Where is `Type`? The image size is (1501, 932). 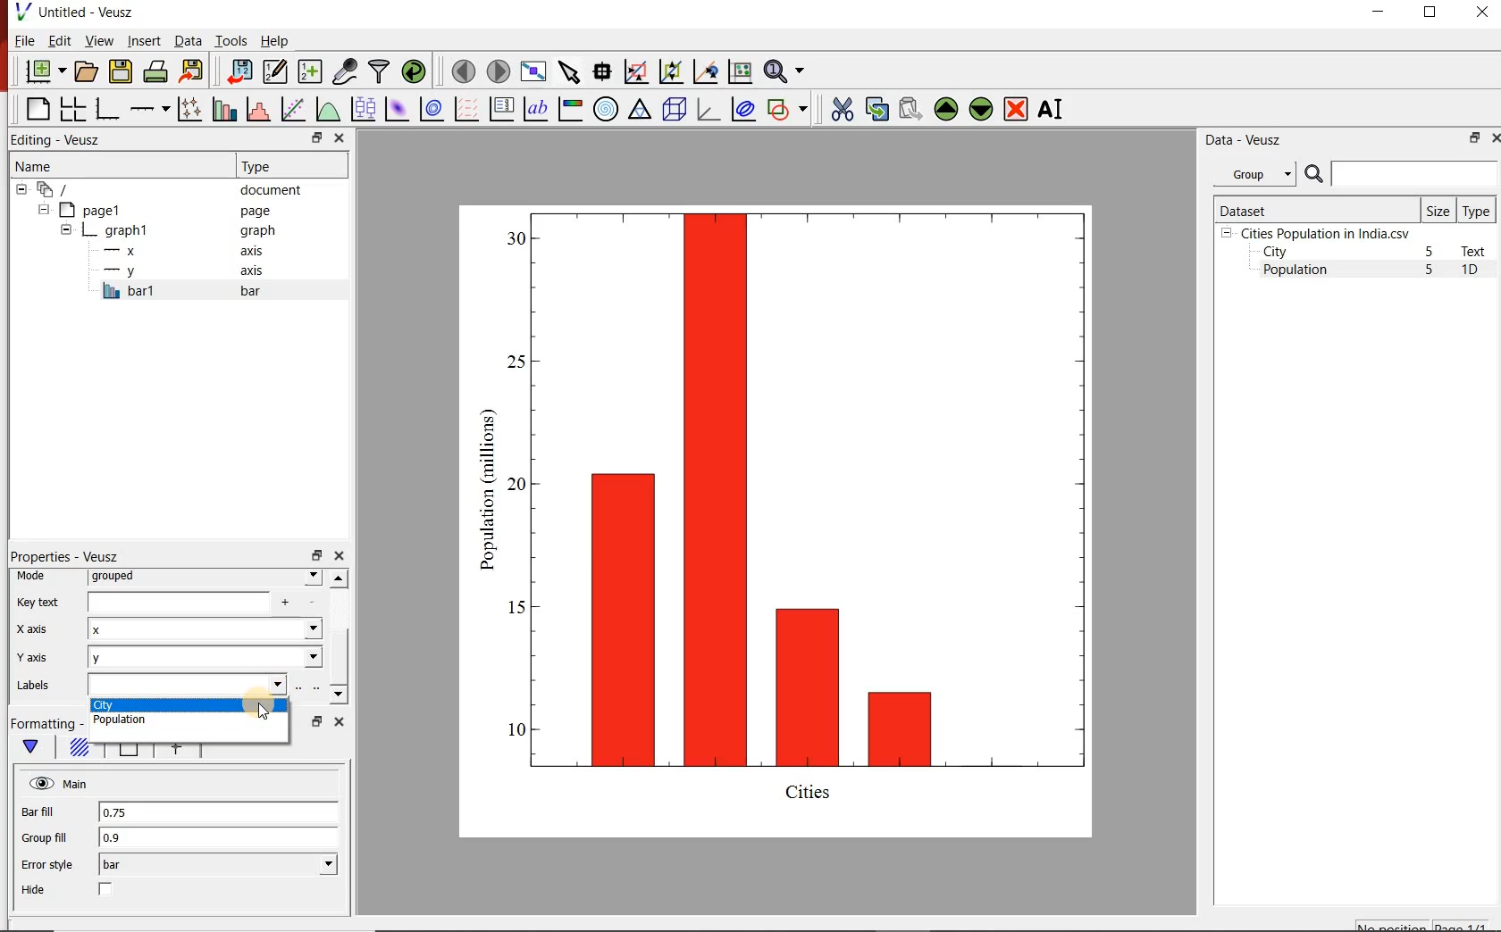 Type is located at coordinates (289, 166).